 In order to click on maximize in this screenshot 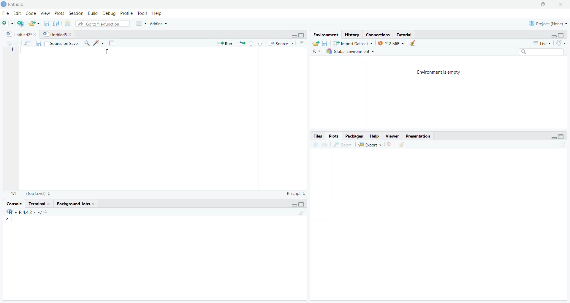, I will do `click(543, 4)`.